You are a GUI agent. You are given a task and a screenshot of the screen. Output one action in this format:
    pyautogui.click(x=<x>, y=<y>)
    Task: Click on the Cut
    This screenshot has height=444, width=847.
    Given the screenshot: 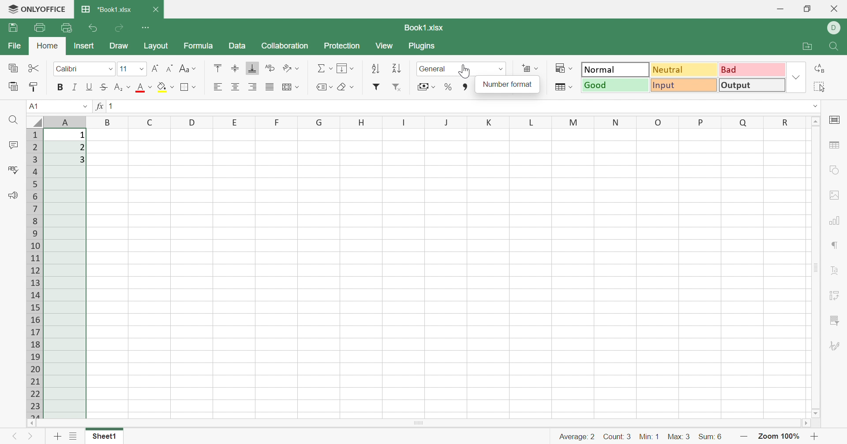 What is the action you would take?
    pyautogui.click(x=34, y=67)
    